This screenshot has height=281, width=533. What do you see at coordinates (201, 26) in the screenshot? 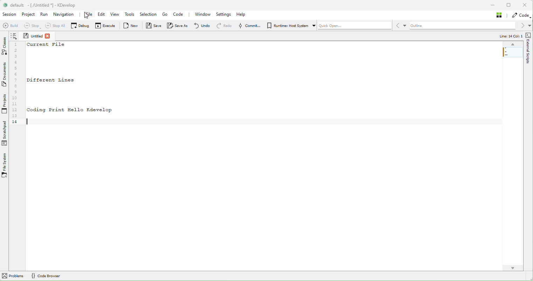
I see `undo` at bounding box center [201, 26].